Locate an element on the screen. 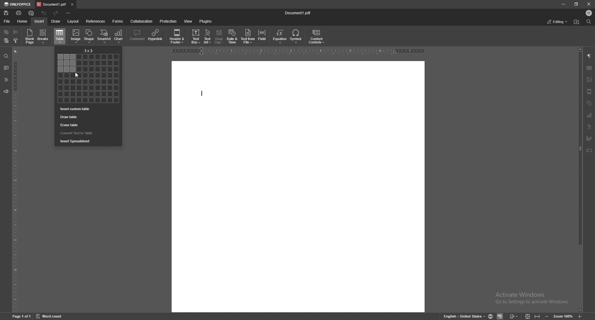 This screenshot has width=595, height=320. shapes is located at coordinates (589, 104).